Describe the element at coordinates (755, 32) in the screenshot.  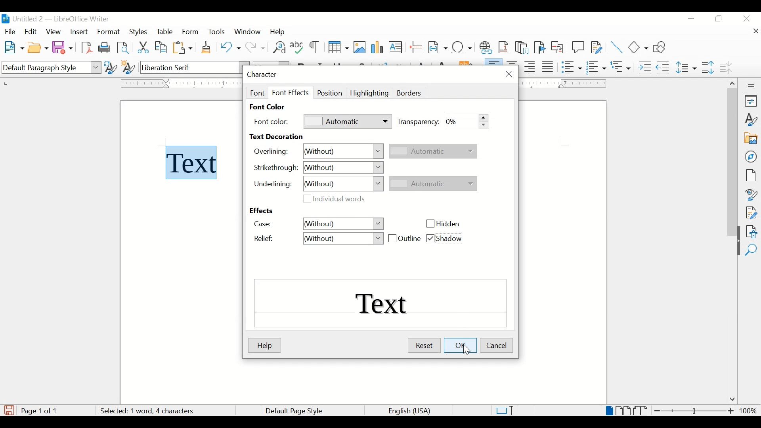
I see `close` at that location.